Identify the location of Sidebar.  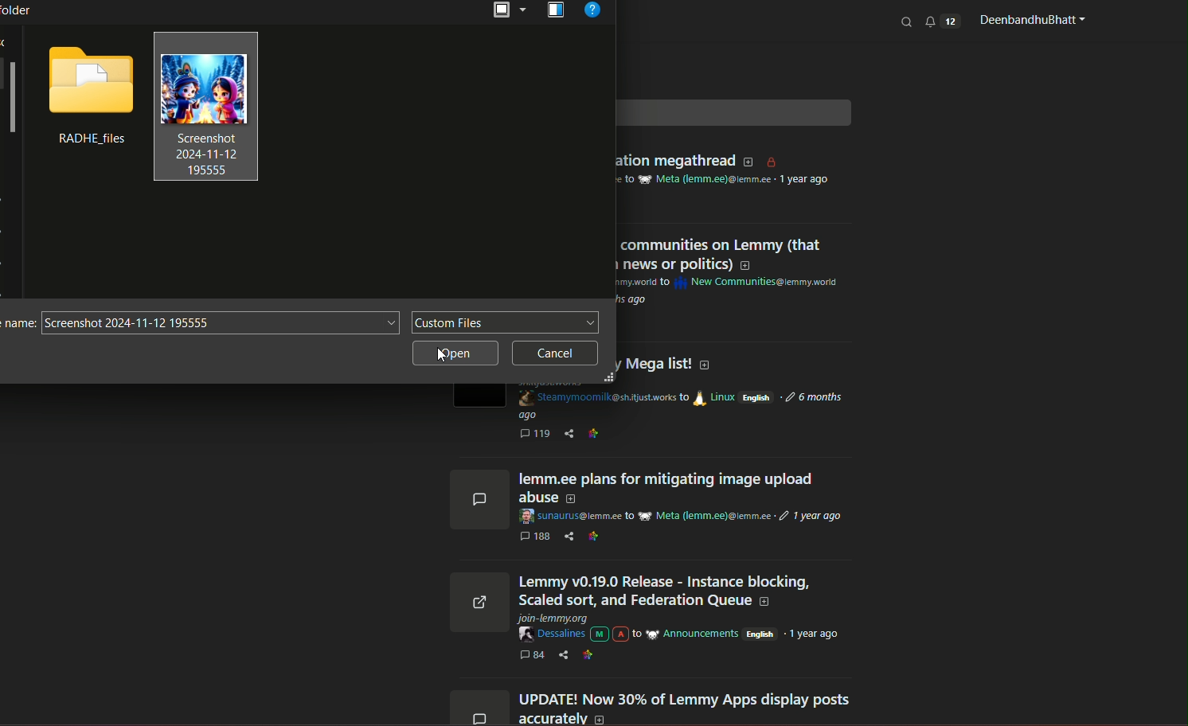
(12, 100).